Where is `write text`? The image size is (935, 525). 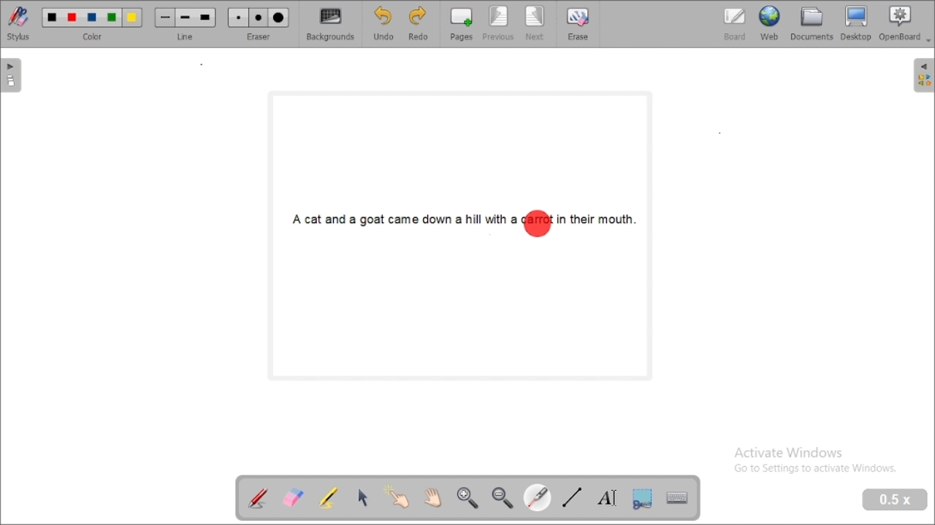 write text is located at coordinates (606, 497).